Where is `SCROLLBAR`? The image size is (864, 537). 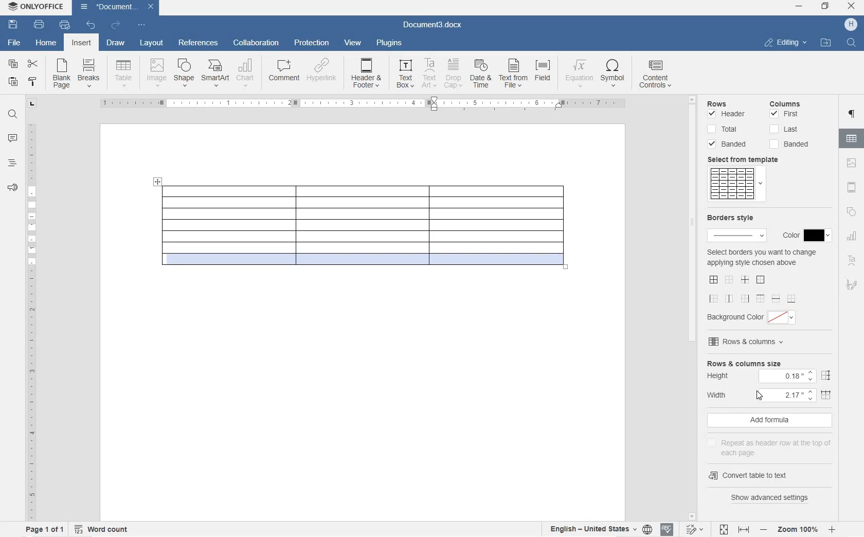 SCROLLBAR is located at coordinates (691, 309).